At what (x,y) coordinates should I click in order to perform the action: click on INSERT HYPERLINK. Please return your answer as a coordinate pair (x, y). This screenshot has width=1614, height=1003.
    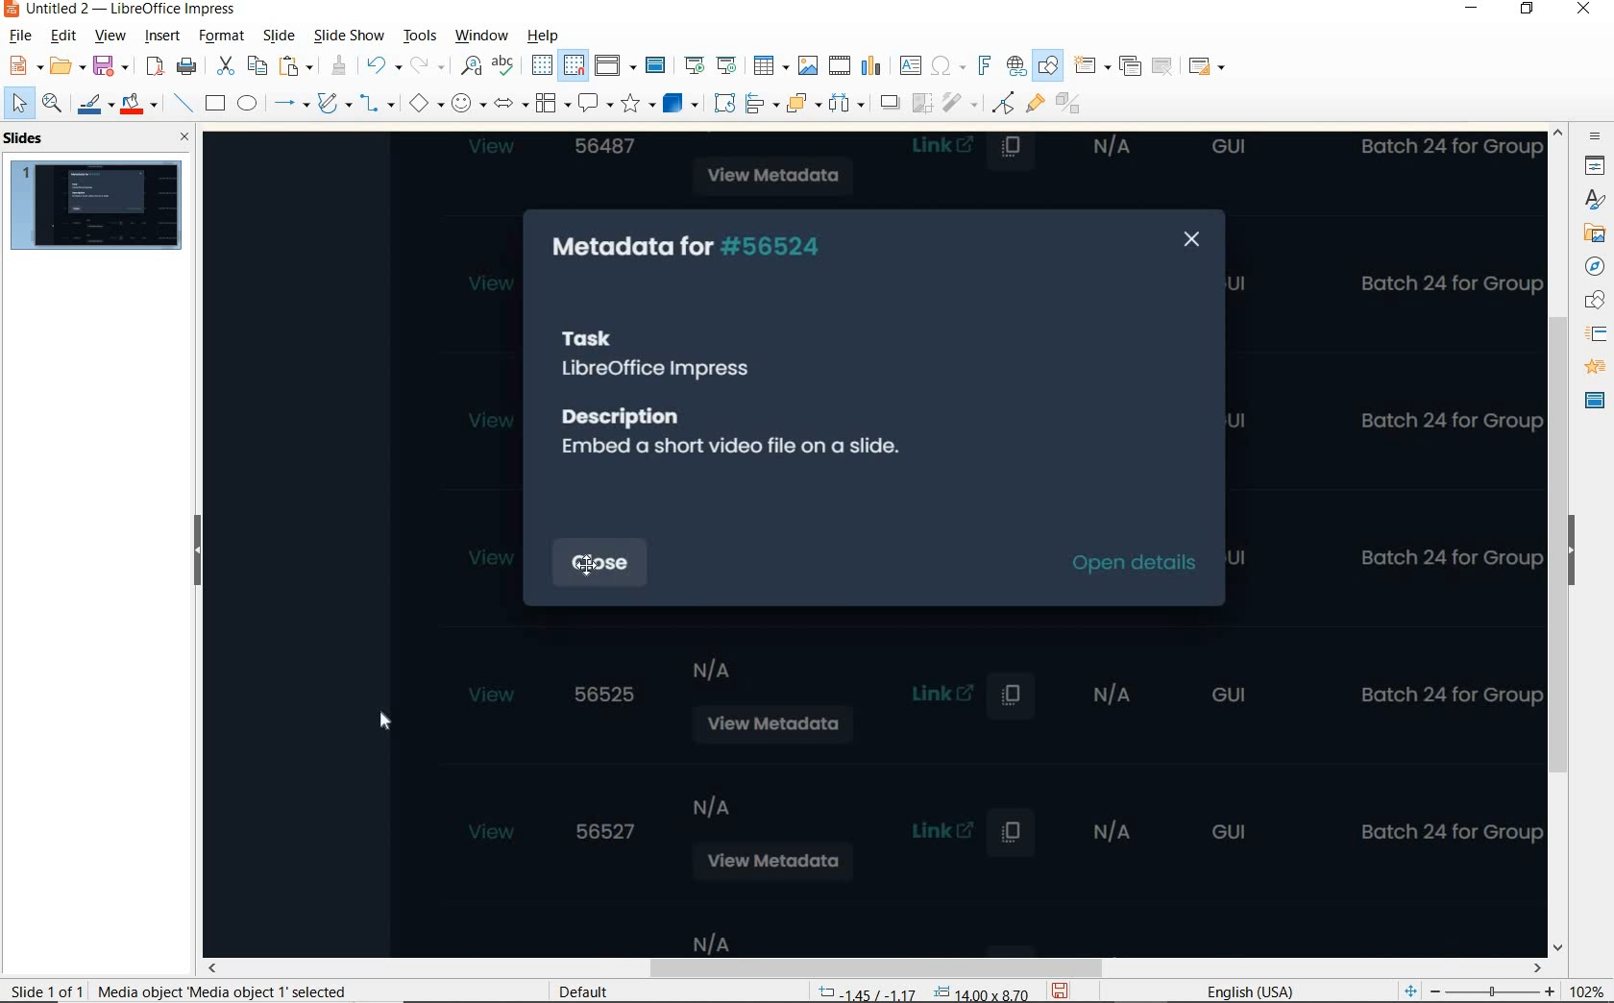
    Looking at the image, I should click on (1016, 67).